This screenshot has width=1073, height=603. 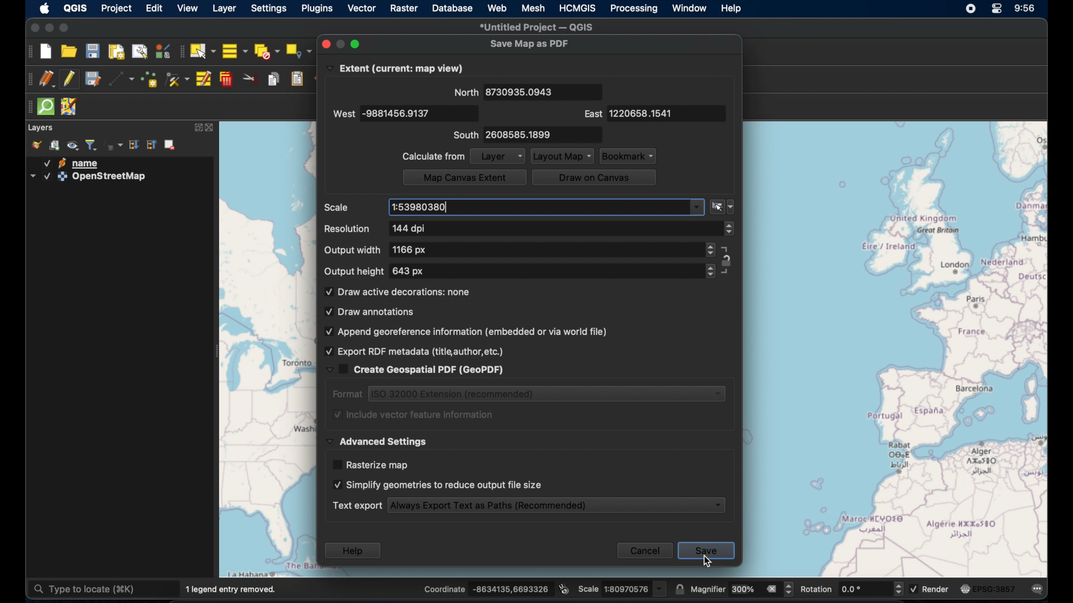 I want to click on 1220658.1541, so click(x=642, y=113).